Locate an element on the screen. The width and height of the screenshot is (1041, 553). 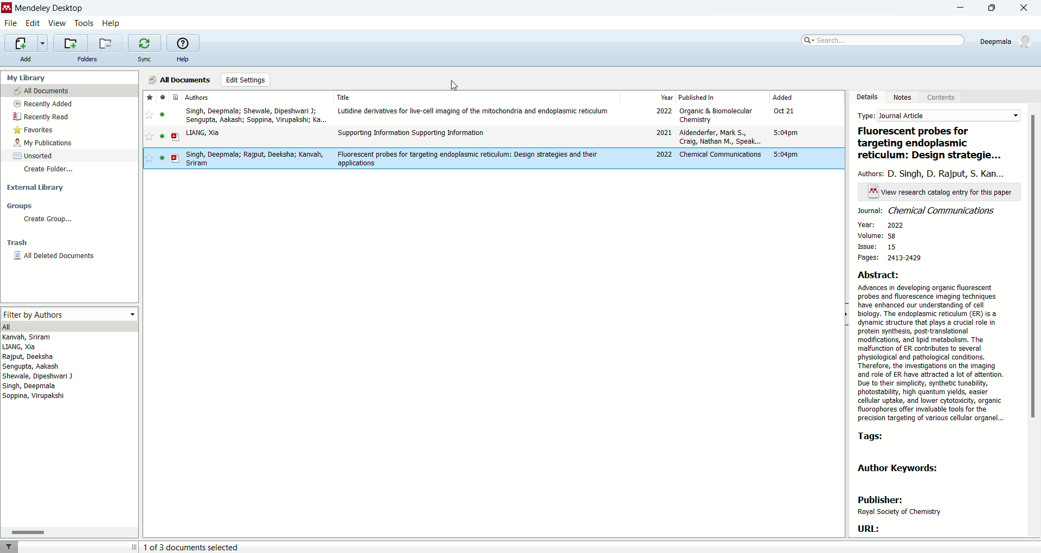
sync is located at coordinates (146, 58).